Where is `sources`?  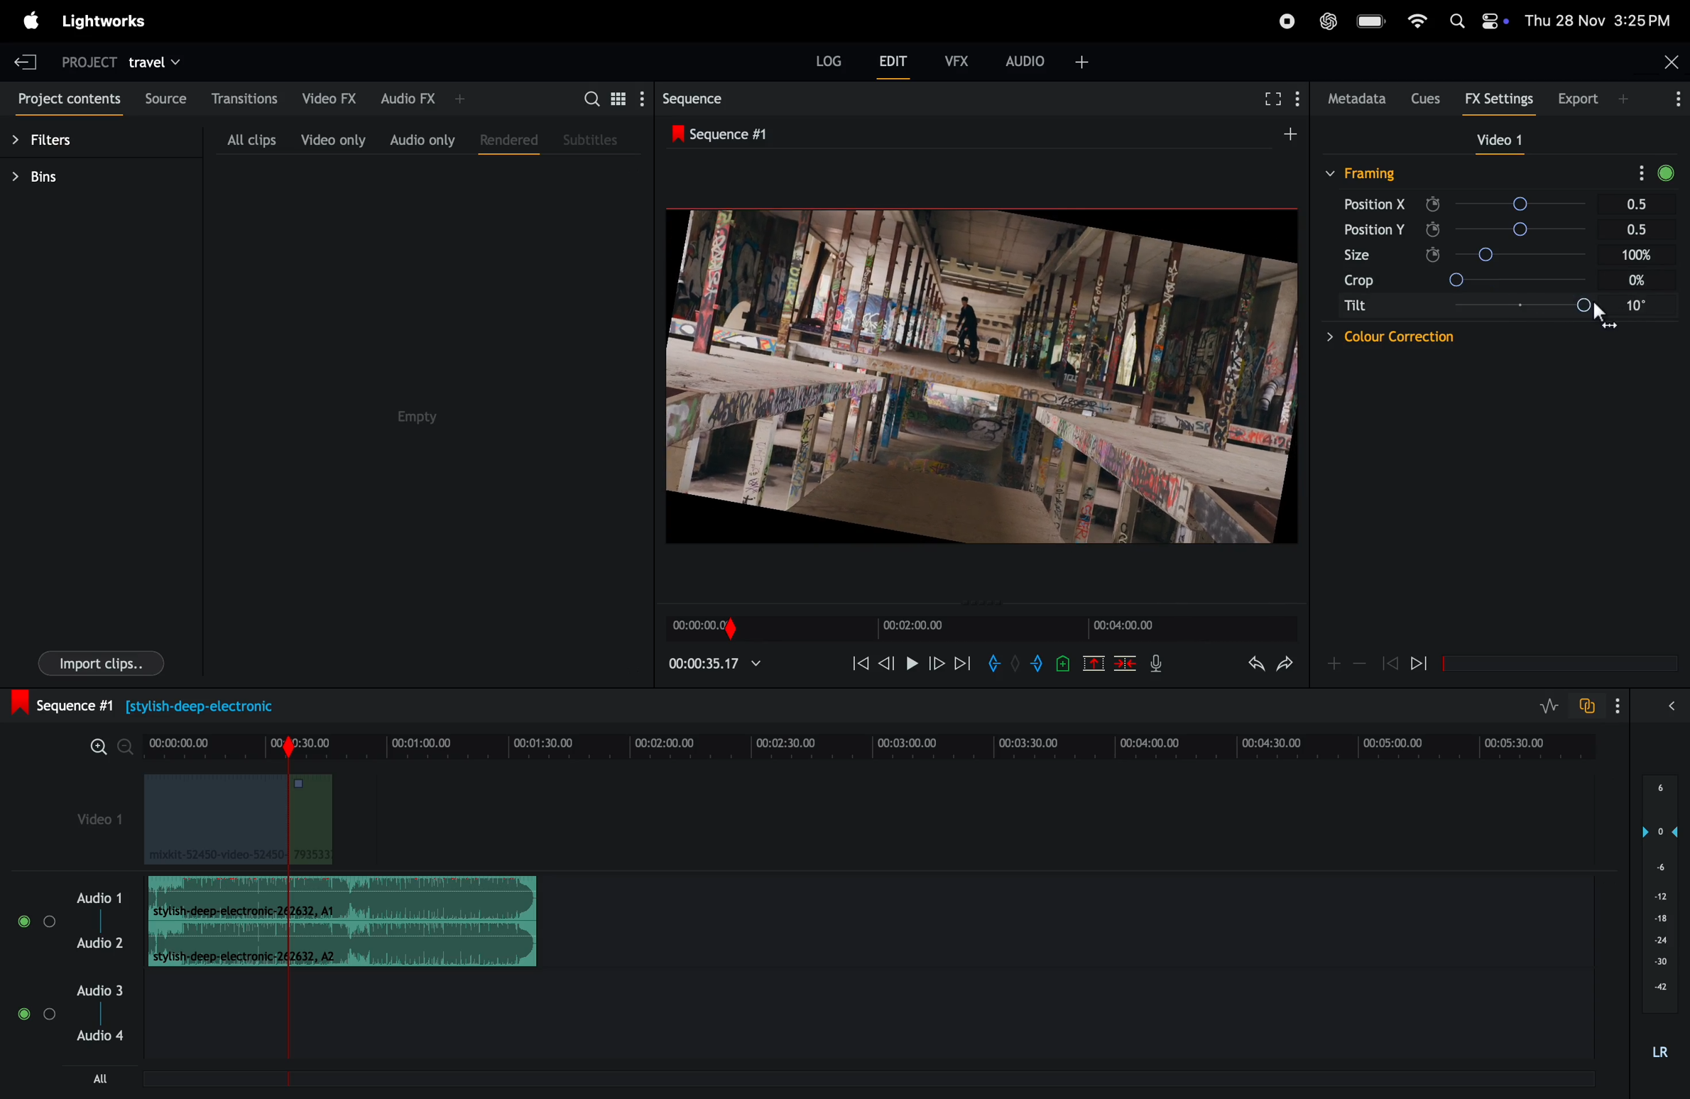 sources is located at coordinates (168, 99).